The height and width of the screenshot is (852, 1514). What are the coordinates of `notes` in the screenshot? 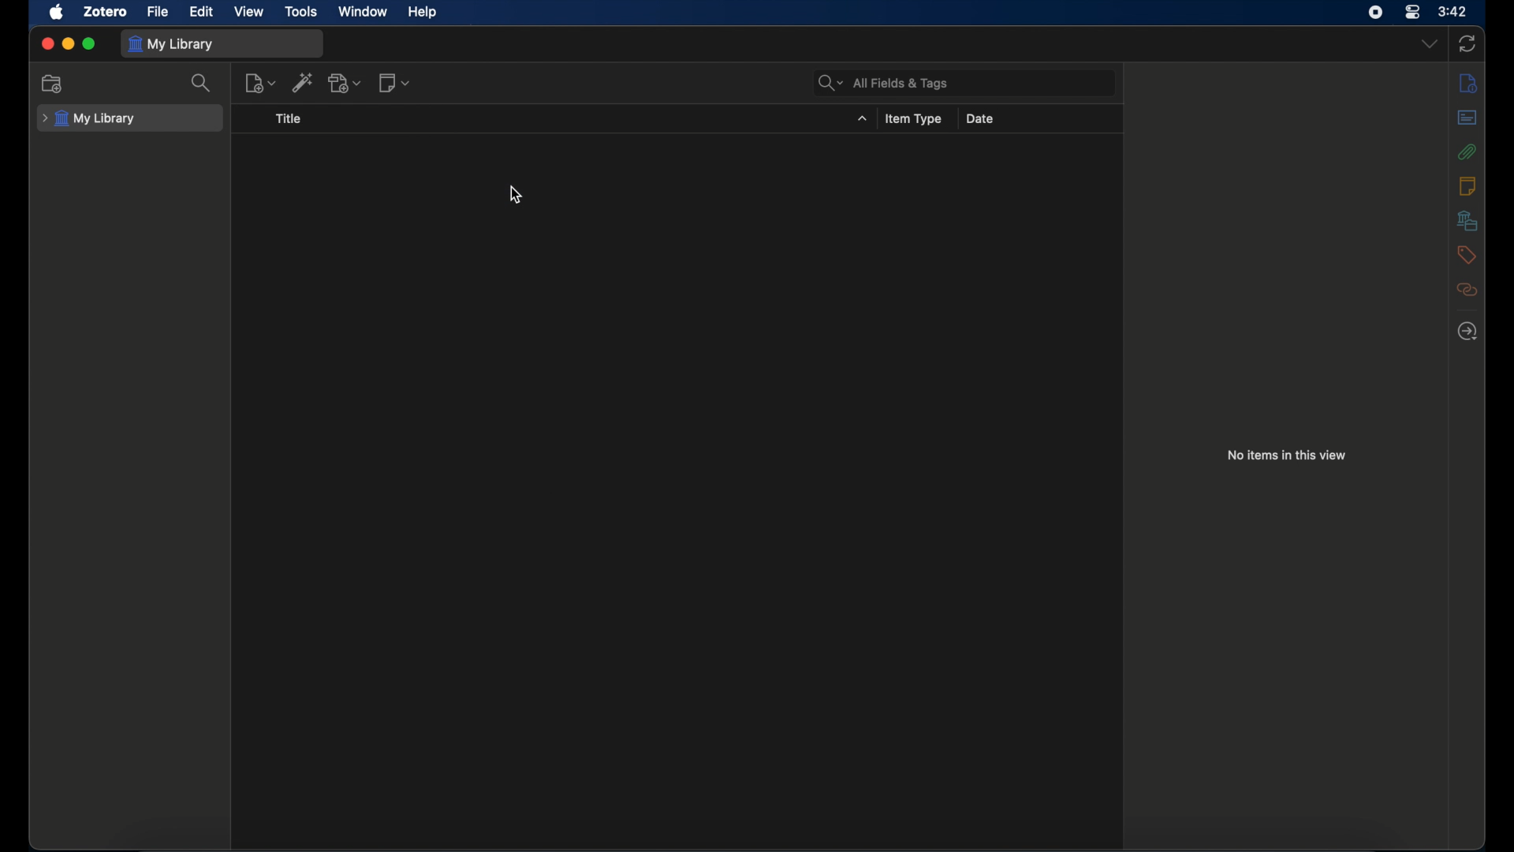 It's located at (1467, 186).